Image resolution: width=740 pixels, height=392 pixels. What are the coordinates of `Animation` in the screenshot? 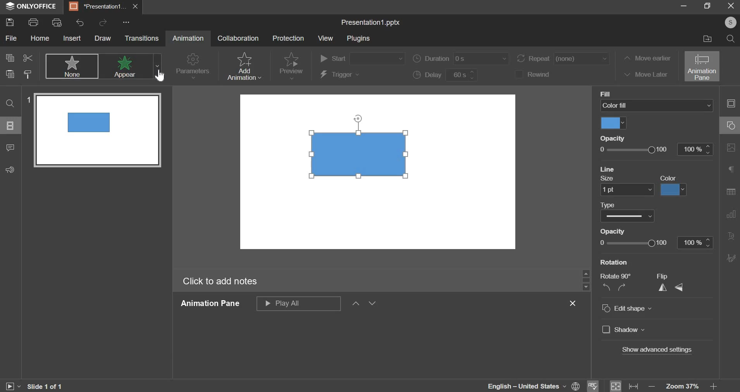 It's located at (189, 39).